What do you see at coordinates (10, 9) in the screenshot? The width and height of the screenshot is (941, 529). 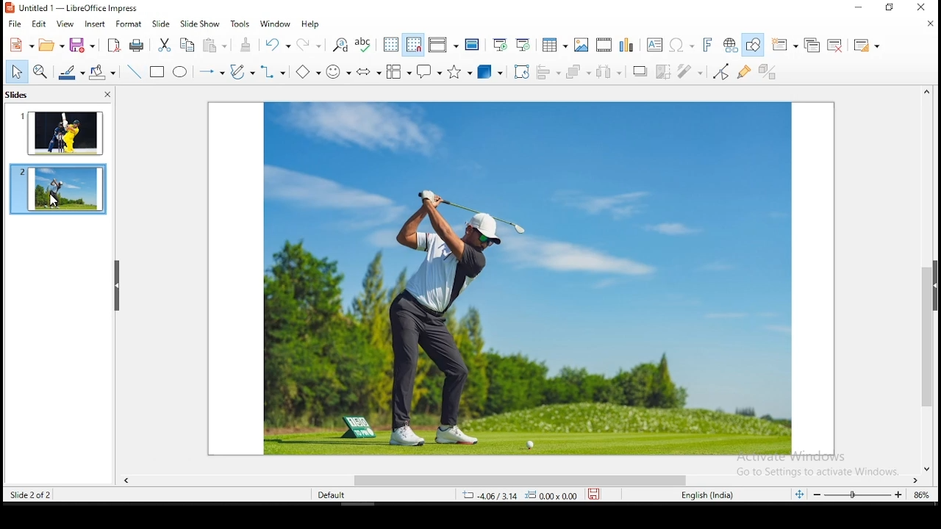 I see `icon ` at bounding box center [10, 9].